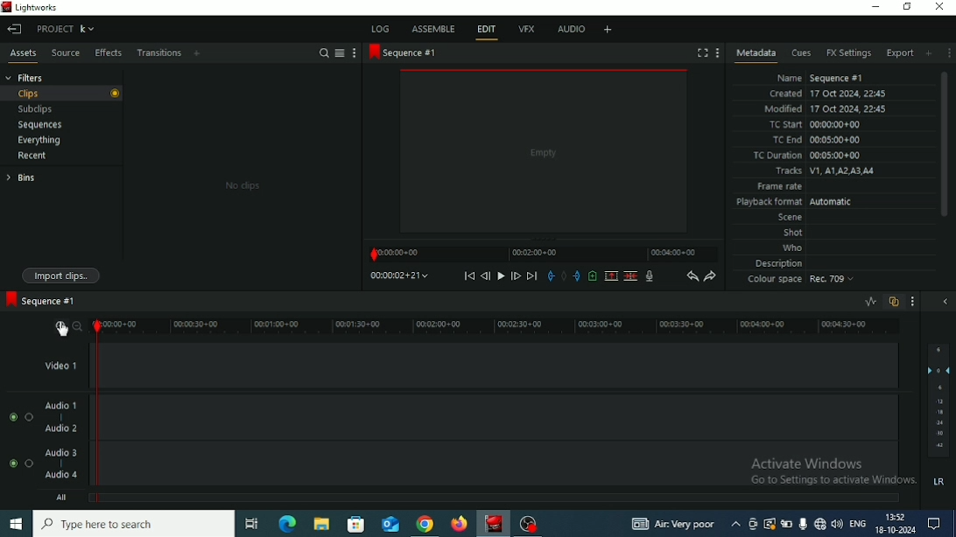 The height and width of the screenshot is (537, 956). Describe the element at coordinates (340, 53) in the screenshot. I see `Toggle between list and tile view` at that location.